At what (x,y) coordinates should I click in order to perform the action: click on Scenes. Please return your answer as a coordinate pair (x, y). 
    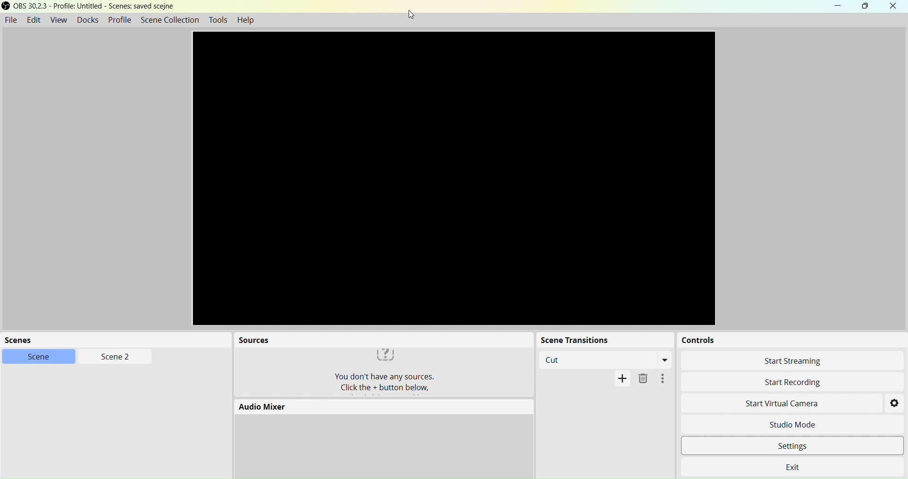
    Looking at the image, I should click on (104, 339).